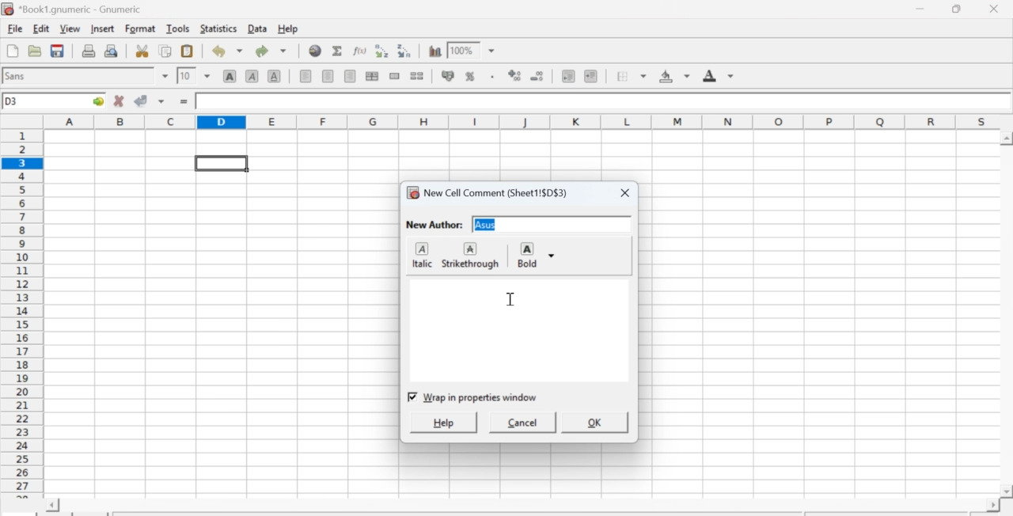 This screenshot has width=1013, height=516. I want to click on Data, so click(258, 28).